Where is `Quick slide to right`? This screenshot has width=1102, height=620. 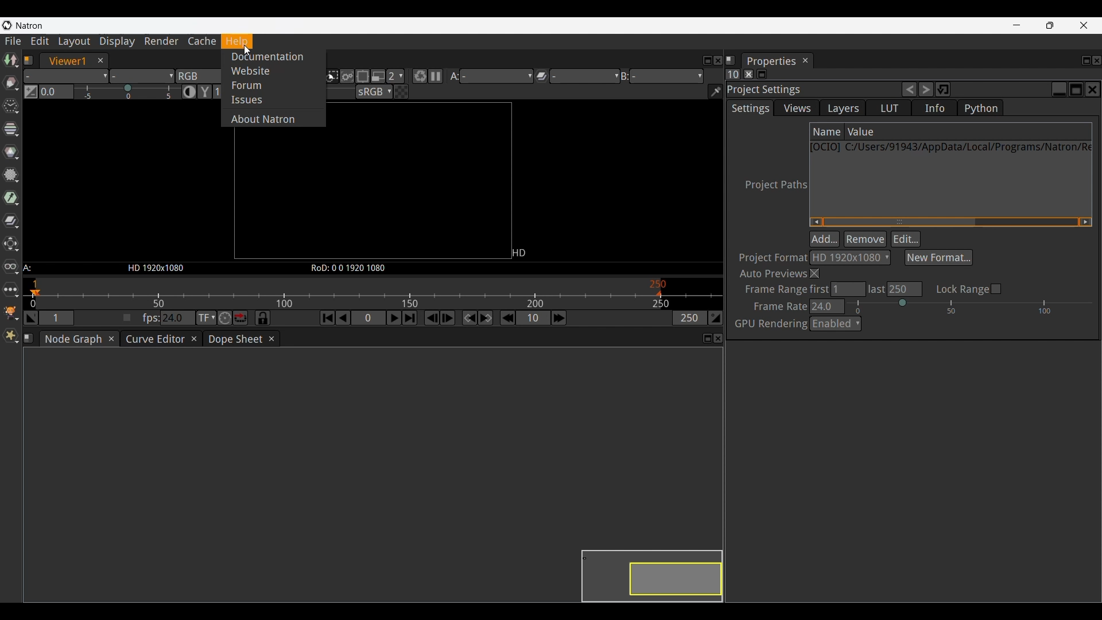 Quick slide to right is located at coordinates (1086, 222).